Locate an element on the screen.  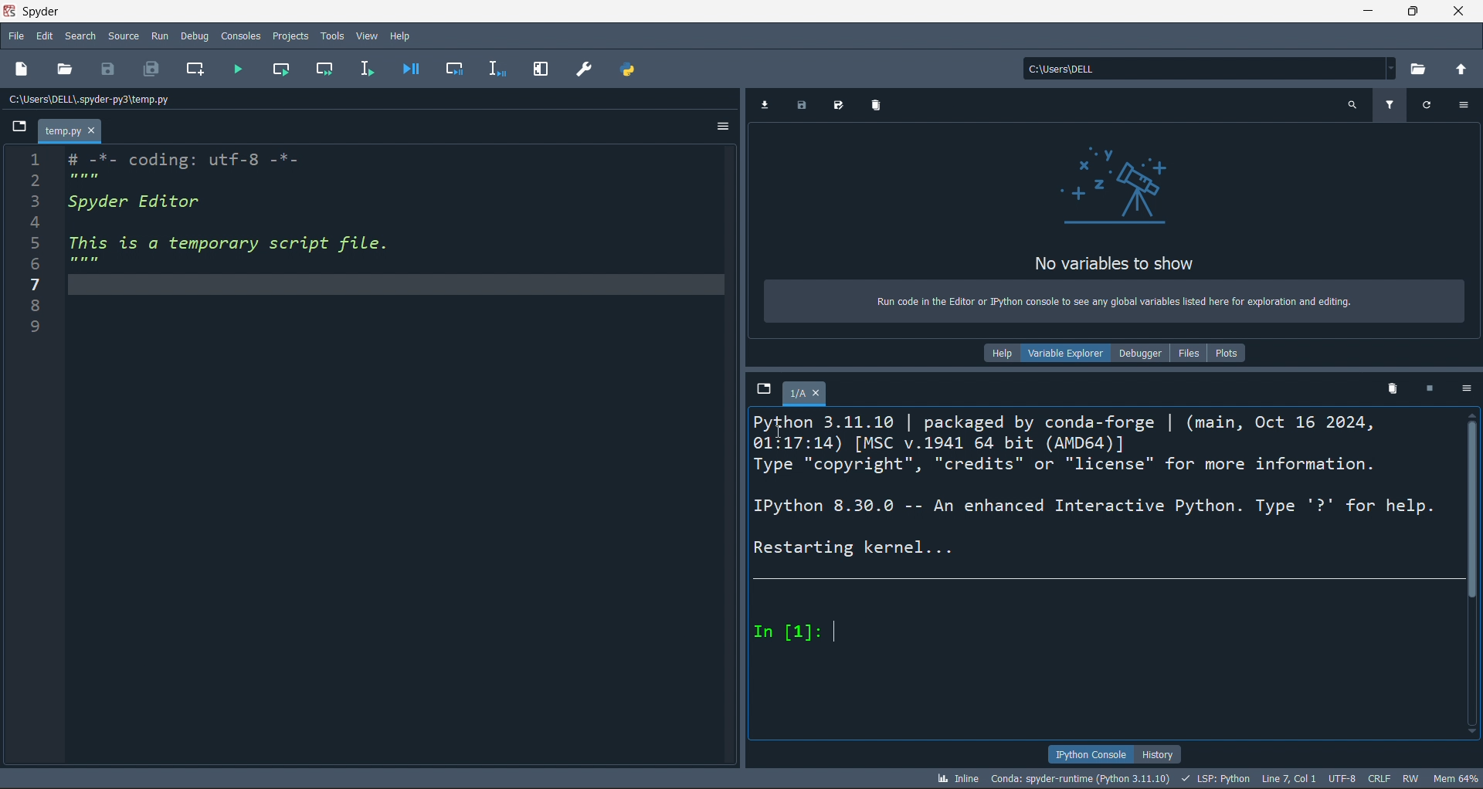
delete is located at coordinates (877, 105).